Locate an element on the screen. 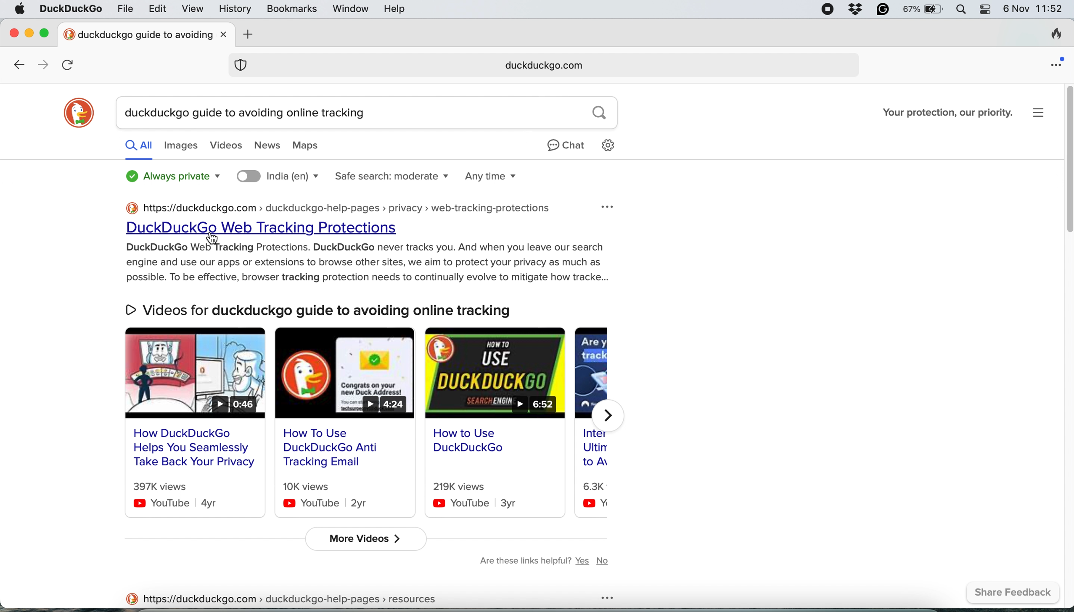  youtube is located at coordinates (440, 504).